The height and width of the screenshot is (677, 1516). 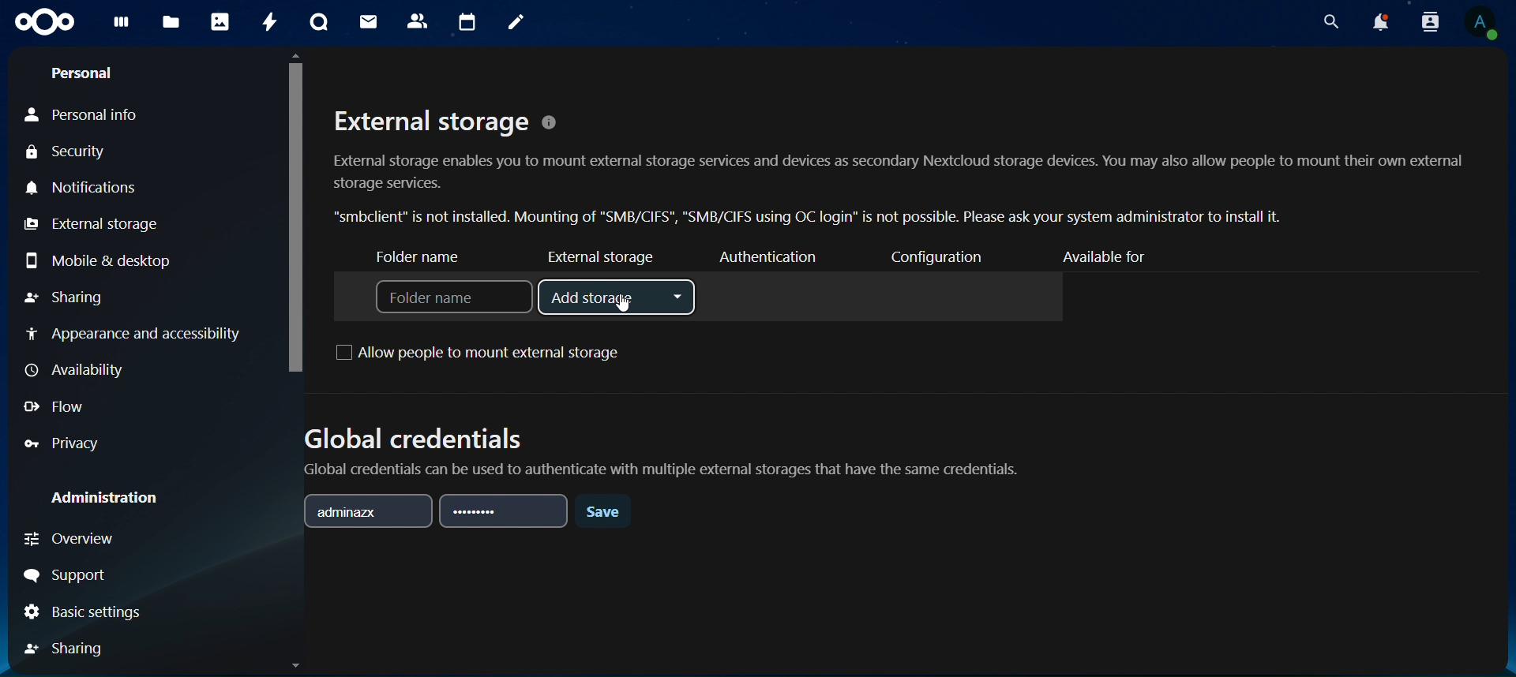 What do you see at coordinates (942, 259) in the screenshot?
I see `configuration` at bounding box center [942, 259].